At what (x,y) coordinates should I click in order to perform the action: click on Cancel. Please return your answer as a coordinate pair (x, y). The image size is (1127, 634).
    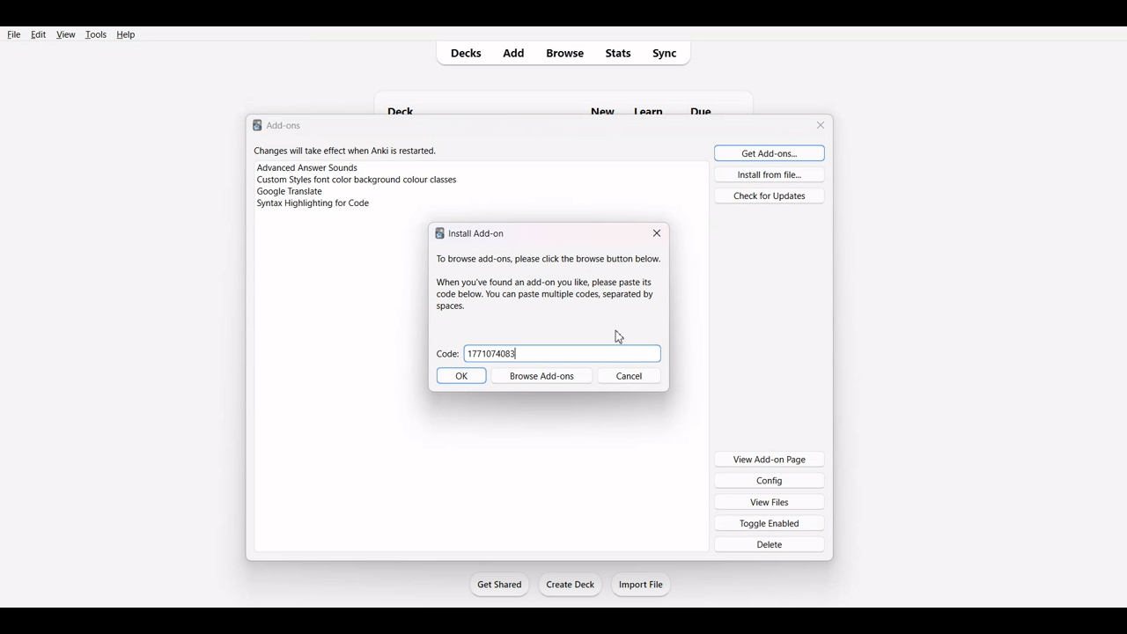
    Looking at the image, I should click on (635, 377).